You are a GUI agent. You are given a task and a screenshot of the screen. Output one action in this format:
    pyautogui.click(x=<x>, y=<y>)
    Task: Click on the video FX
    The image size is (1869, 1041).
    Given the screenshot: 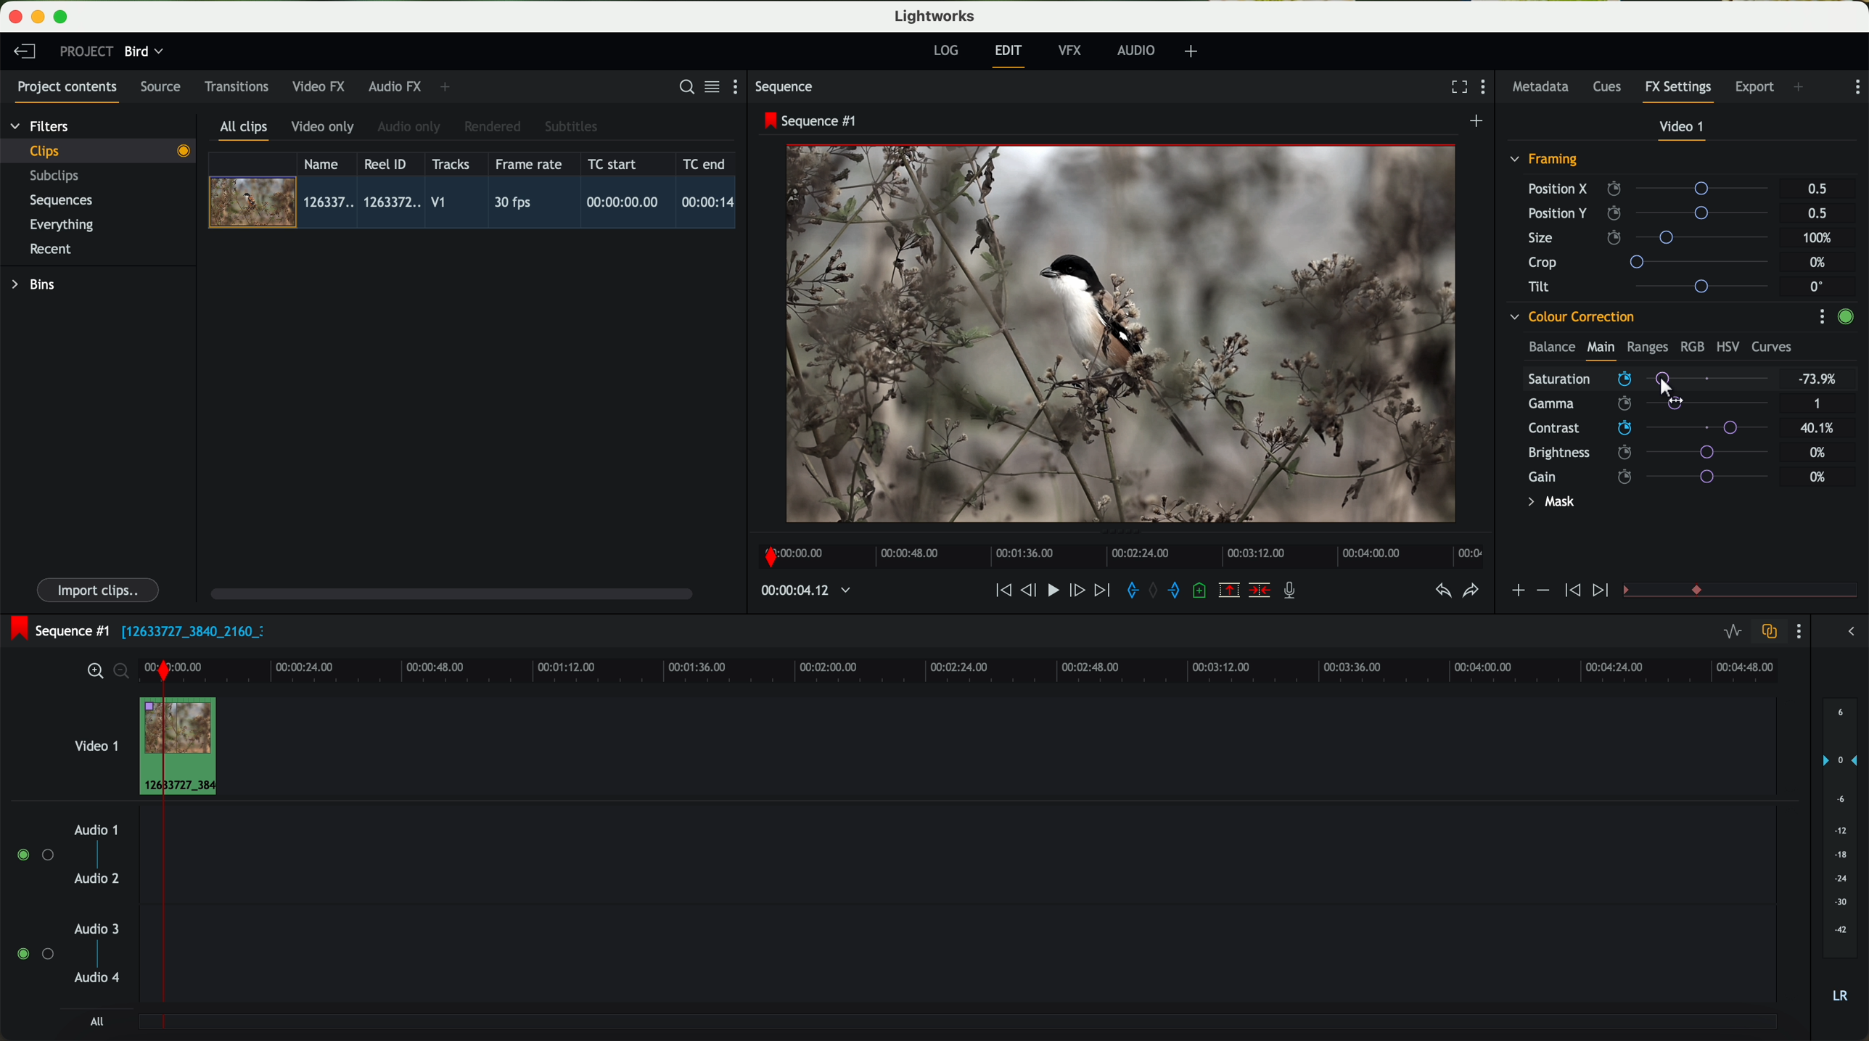 What is the action you would take?
    pyautogui.click(x=322, y=86)
    